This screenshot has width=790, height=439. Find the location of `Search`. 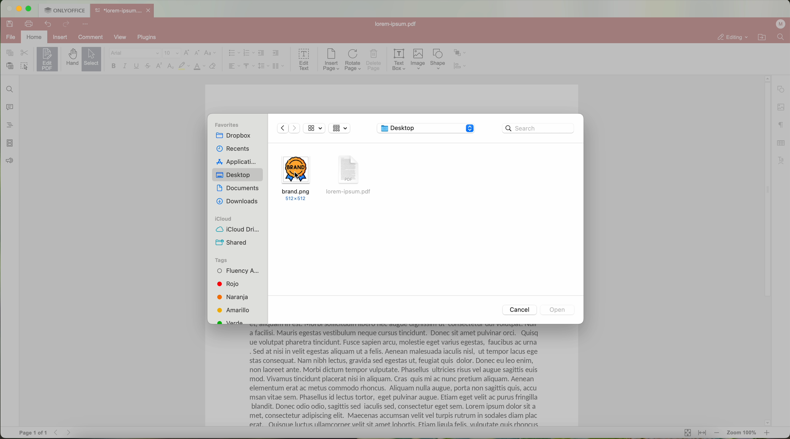

Search is located at coordinates (535, 128).